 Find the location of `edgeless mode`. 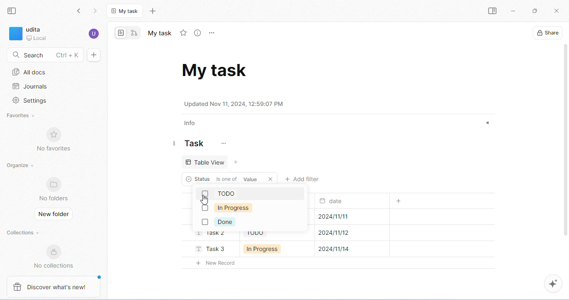

edgeless mode is located at coordinates (134, 33).